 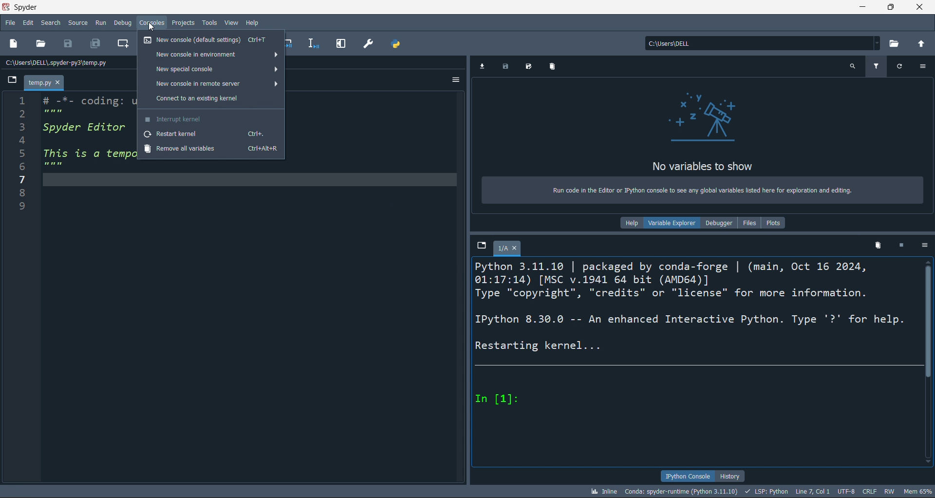 What do you see at coordinates (210, 41) in the screenshot?
I see `new console (default settings) ` at bounding box center [210, 41].